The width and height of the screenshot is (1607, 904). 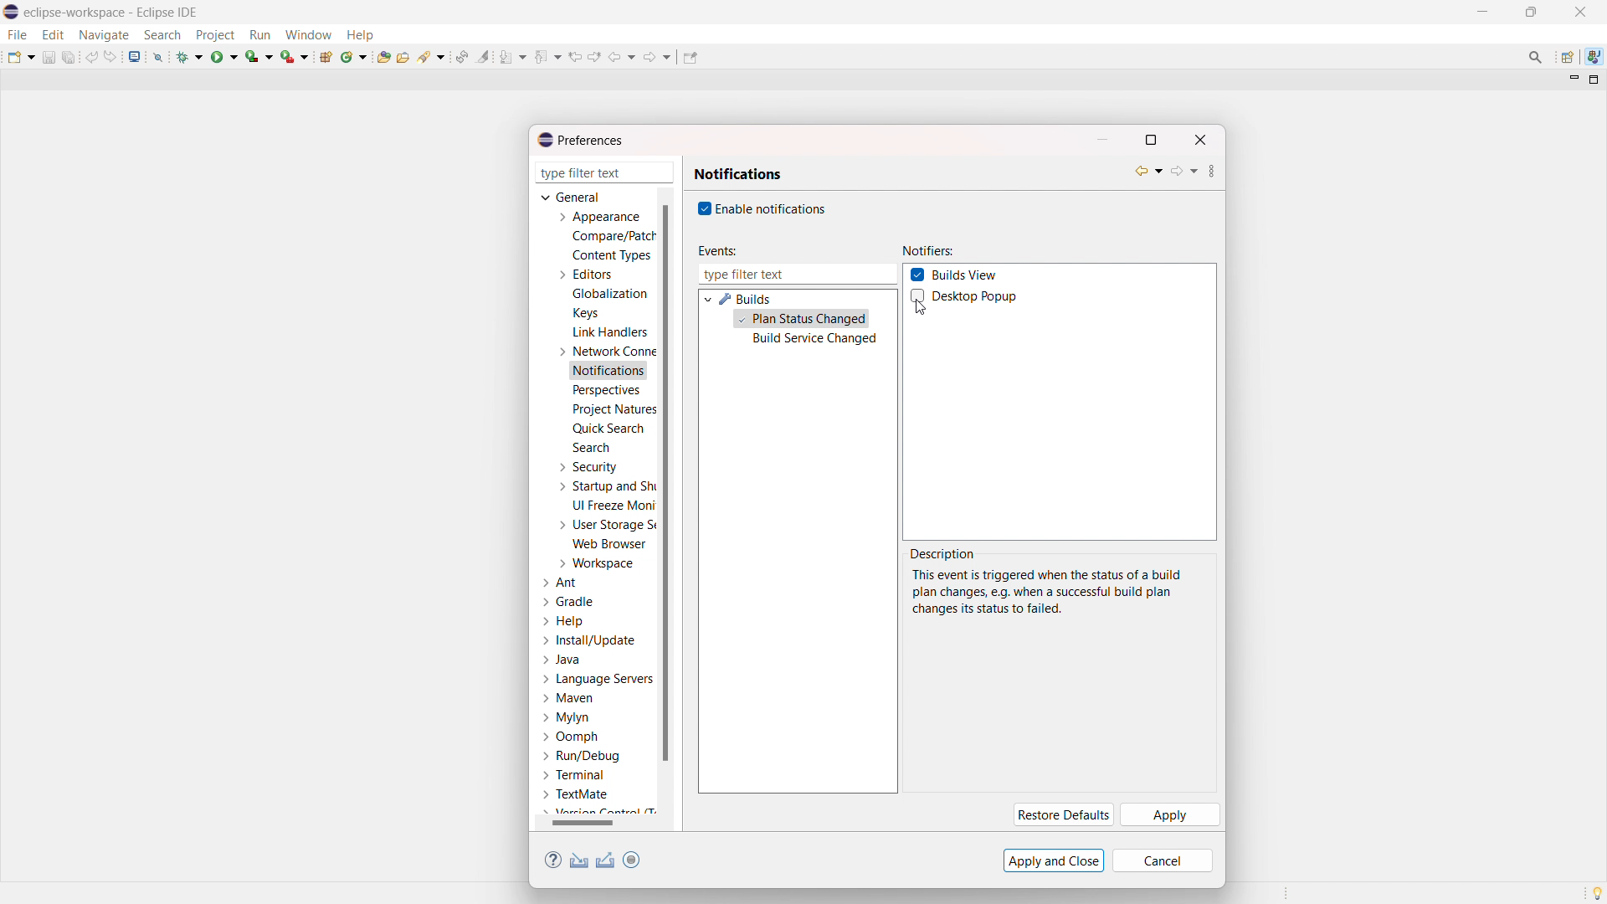 I want to click on minimize, so click(x=1486, y=12).